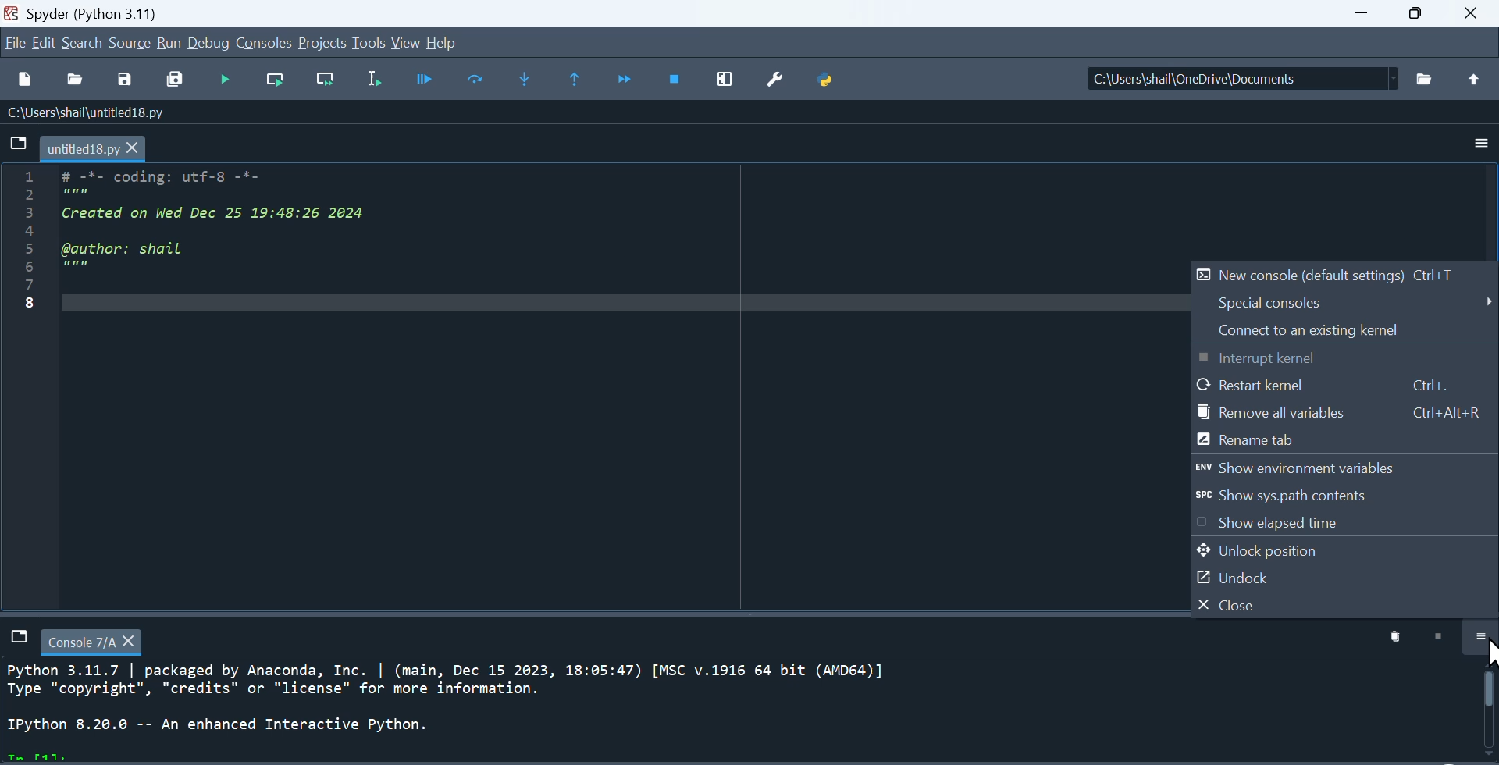 The image size is (1499, 765). I want to click on untitles18.py, so click(97, 148).